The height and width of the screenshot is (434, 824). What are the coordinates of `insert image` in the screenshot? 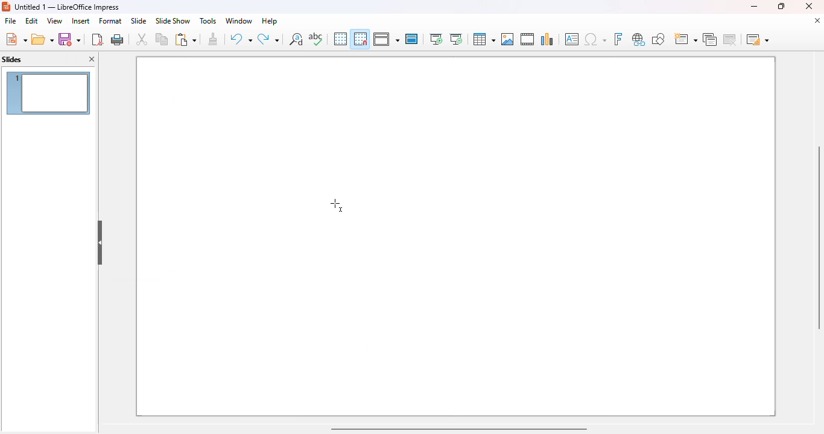 It's located at (507, 39).